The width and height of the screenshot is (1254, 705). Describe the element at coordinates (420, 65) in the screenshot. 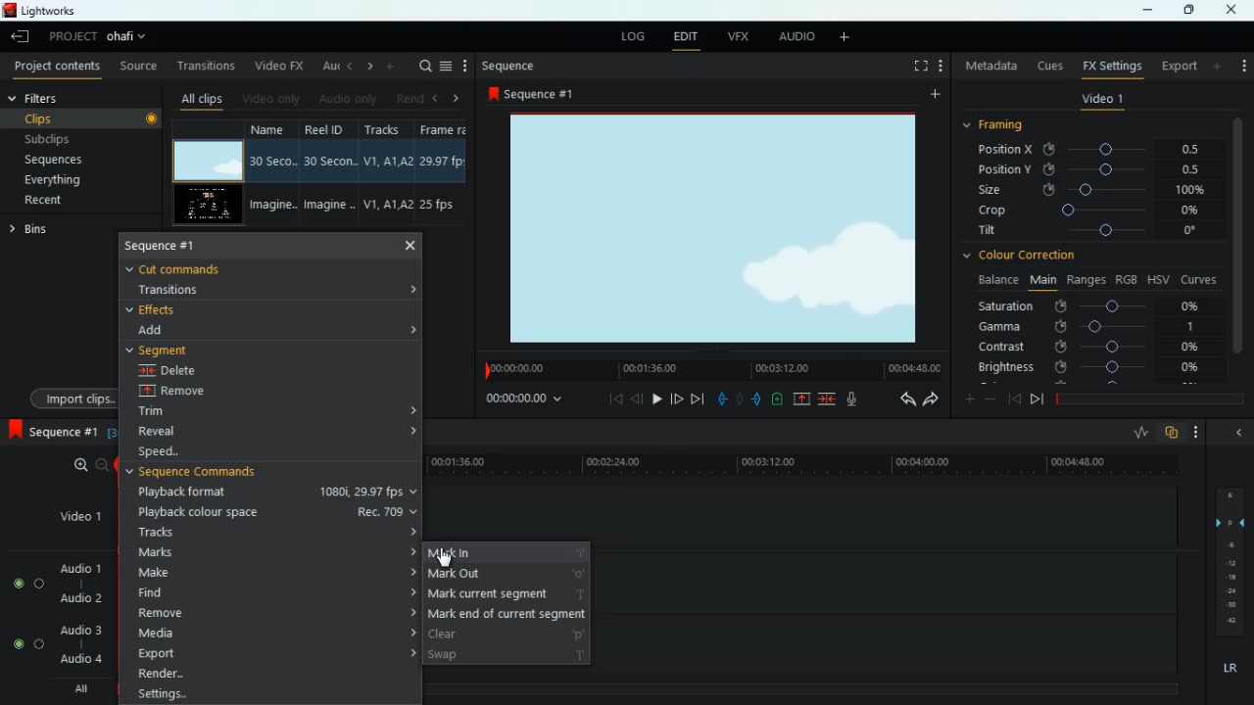

I see `search` at that location.